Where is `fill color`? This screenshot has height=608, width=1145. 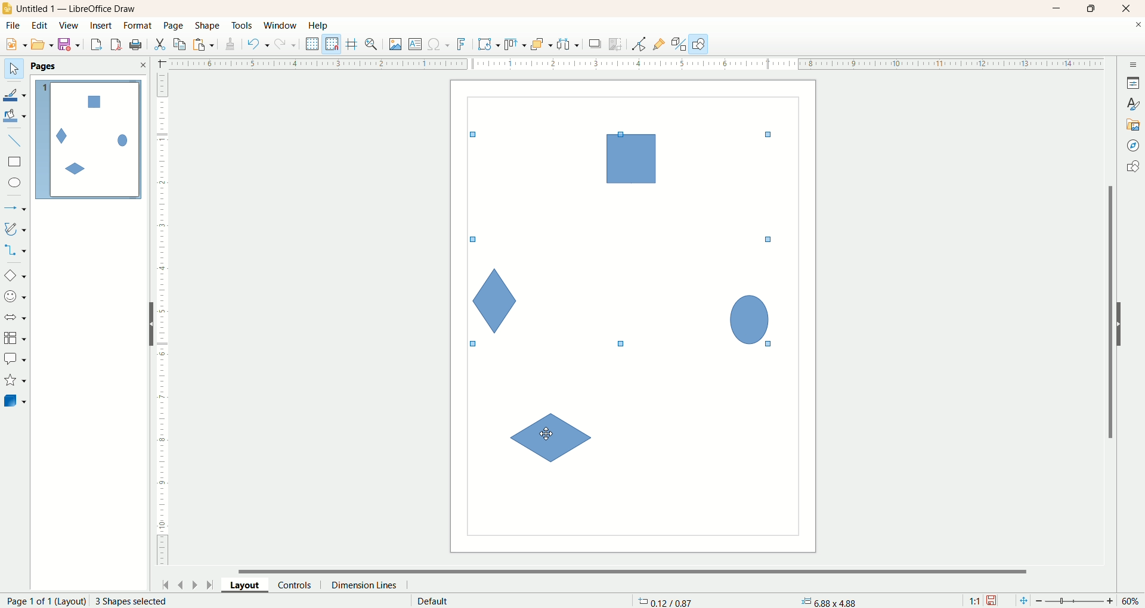
fill color is located at coordinates (16, 116).